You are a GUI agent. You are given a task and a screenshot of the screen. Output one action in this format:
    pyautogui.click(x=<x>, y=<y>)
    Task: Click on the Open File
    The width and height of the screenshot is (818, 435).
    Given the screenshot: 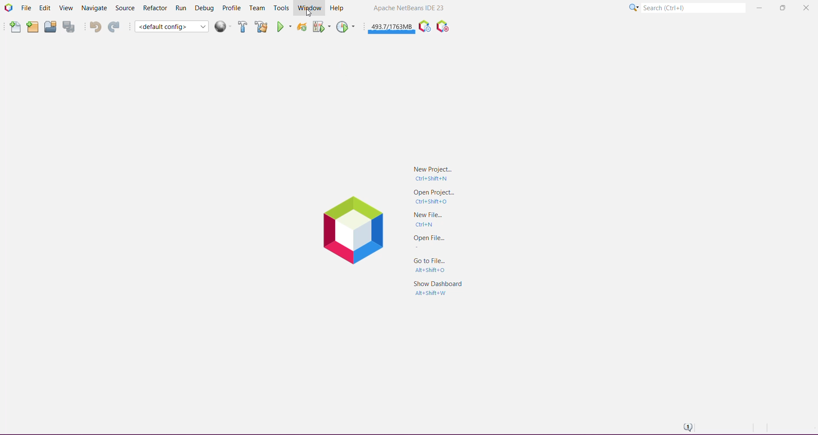 What is the action you would take?
    pyautogui.click(x=430, y=241)
    